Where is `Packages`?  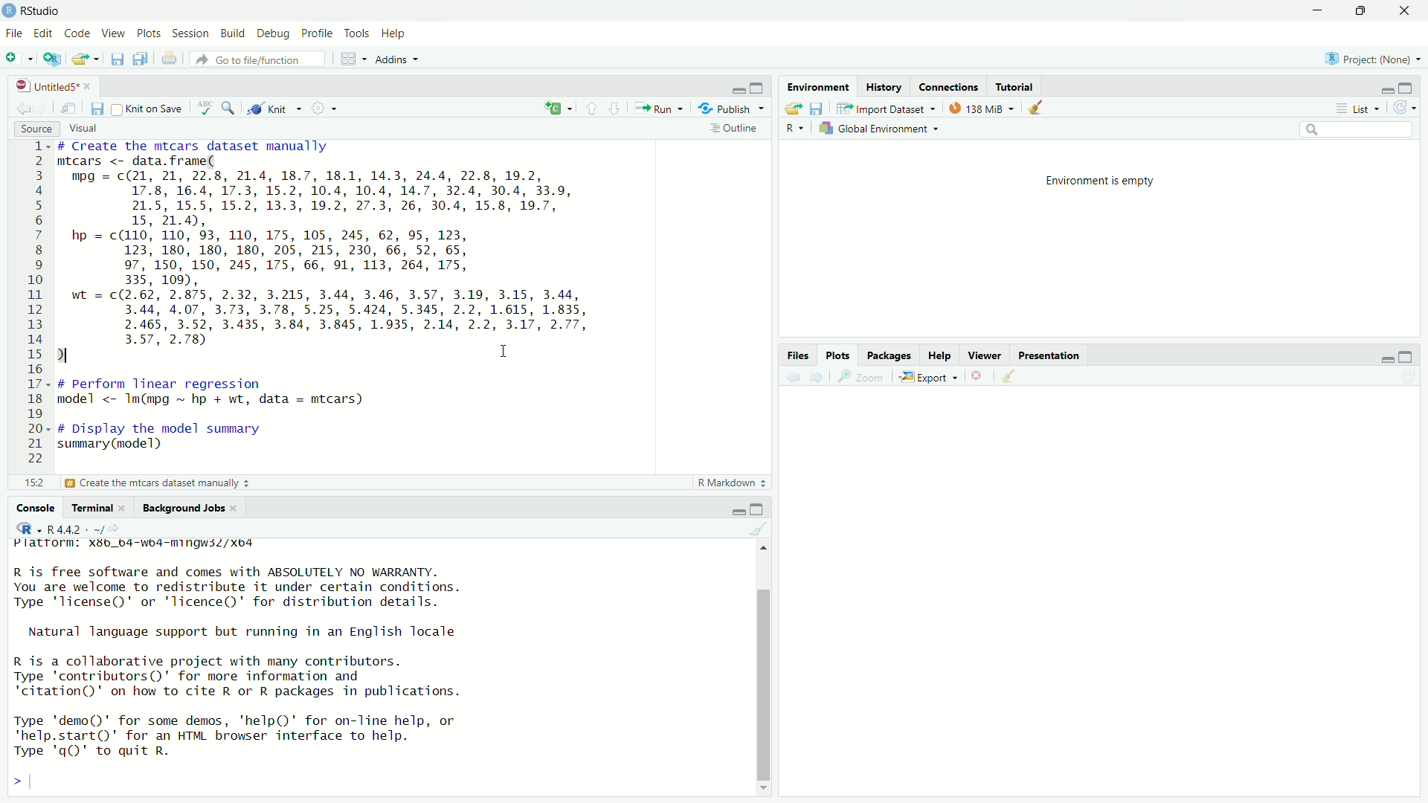
Packages is located at coordinates (890, 355).